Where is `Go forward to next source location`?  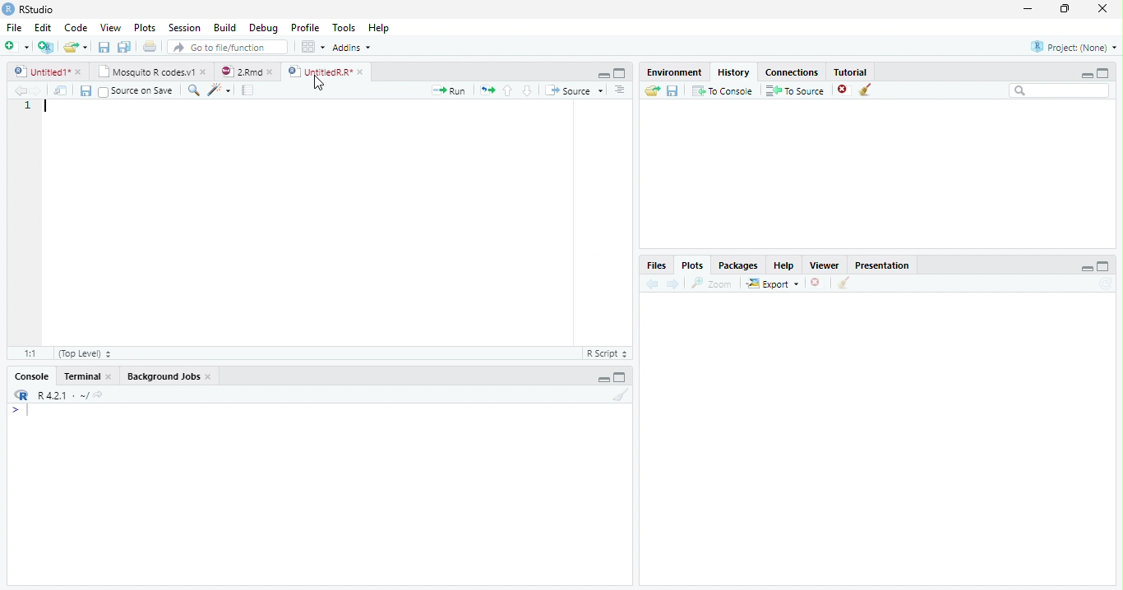 Go forward to next source location is located at coordinates (36, 91).